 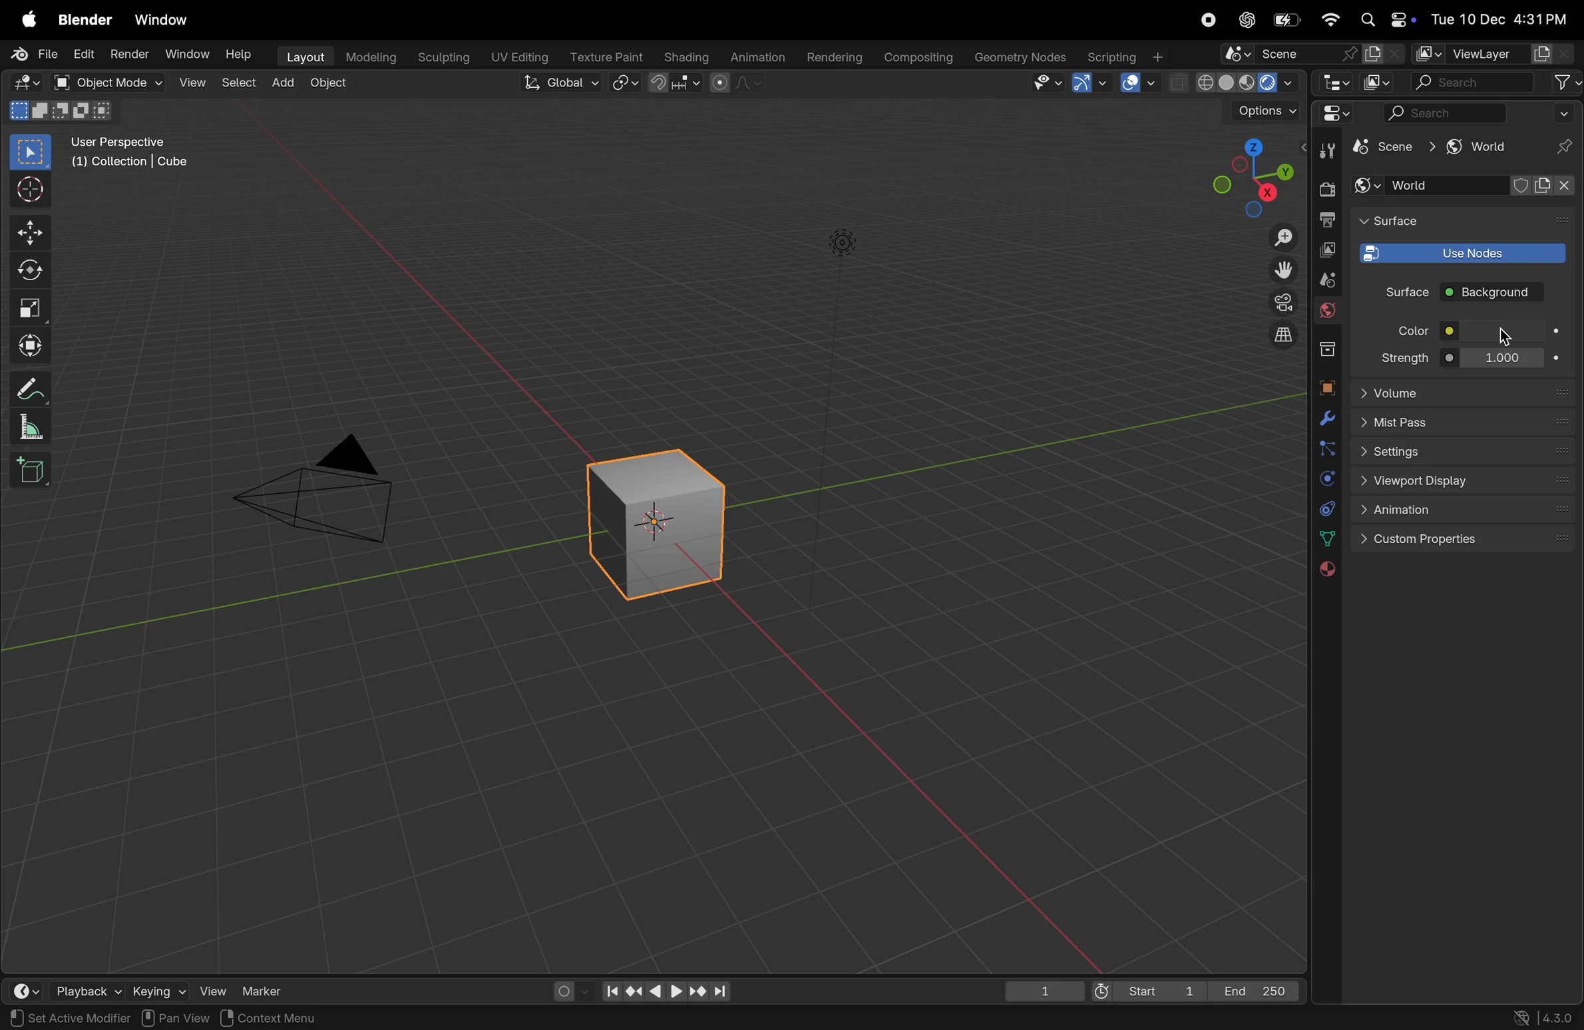 What do you see at coordinates (1504, 340) in the screenshot?
I see `cursor` at bounding box center [1504, 340].